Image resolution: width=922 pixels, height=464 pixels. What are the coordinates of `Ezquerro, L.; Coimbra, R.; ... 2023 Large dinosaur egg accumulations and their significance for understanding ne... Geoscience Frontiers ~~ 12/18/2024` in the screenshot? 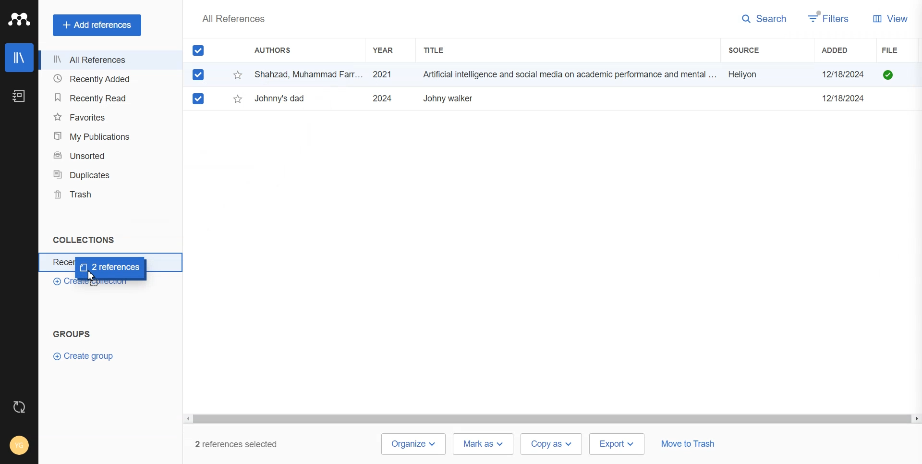 It's located at (563, 98).